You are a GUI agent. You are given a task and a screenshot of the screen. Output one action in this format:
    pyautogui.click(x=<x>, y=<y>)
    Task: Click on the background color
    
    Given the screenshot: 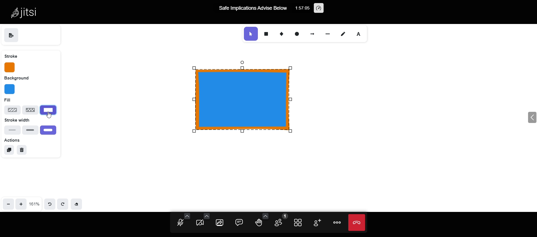 What is the action you would take?
    pyautogui.click(x=12, y=89)
    